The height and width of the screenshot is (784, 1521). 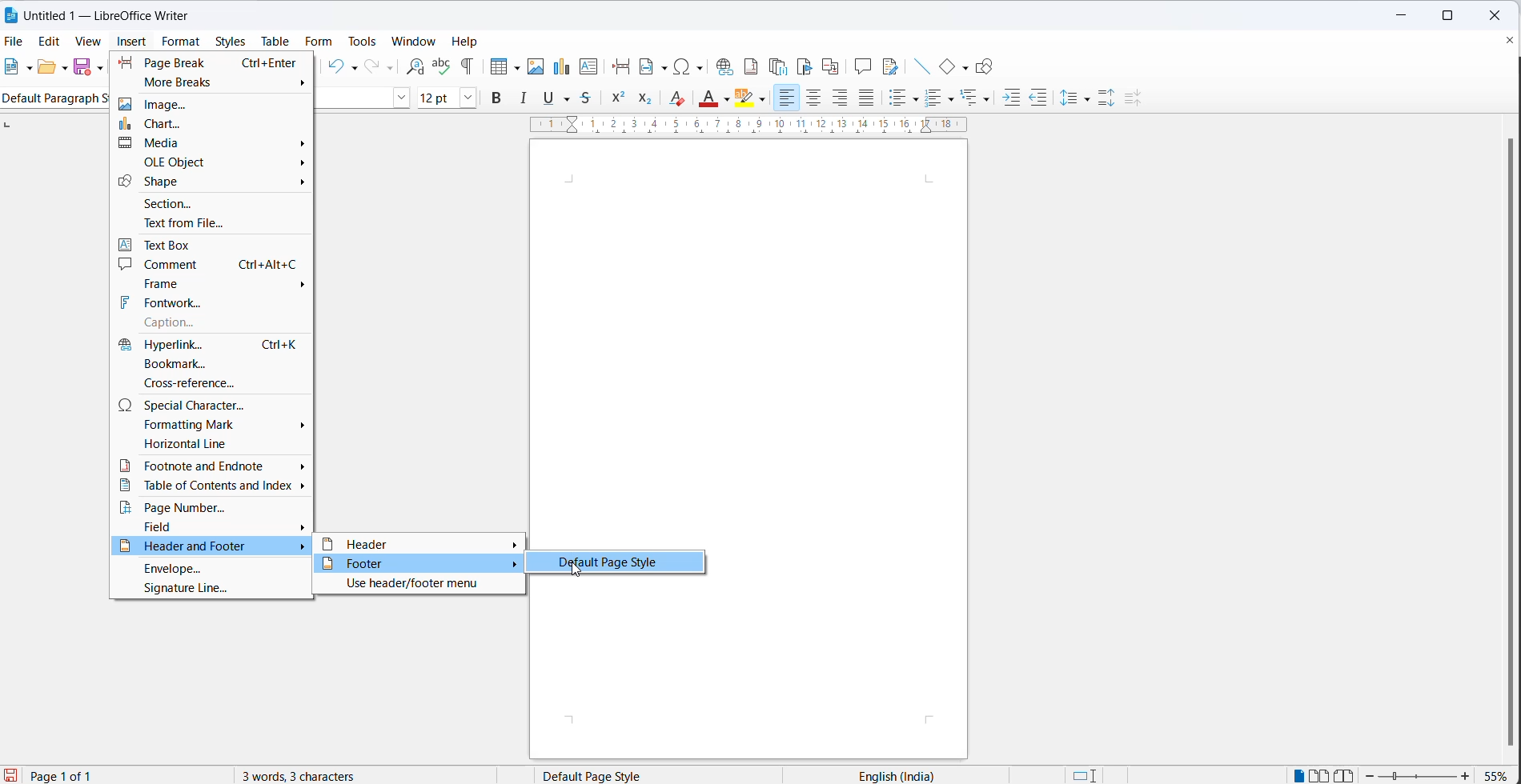 I want to click on window, so click(x=414, y=42).